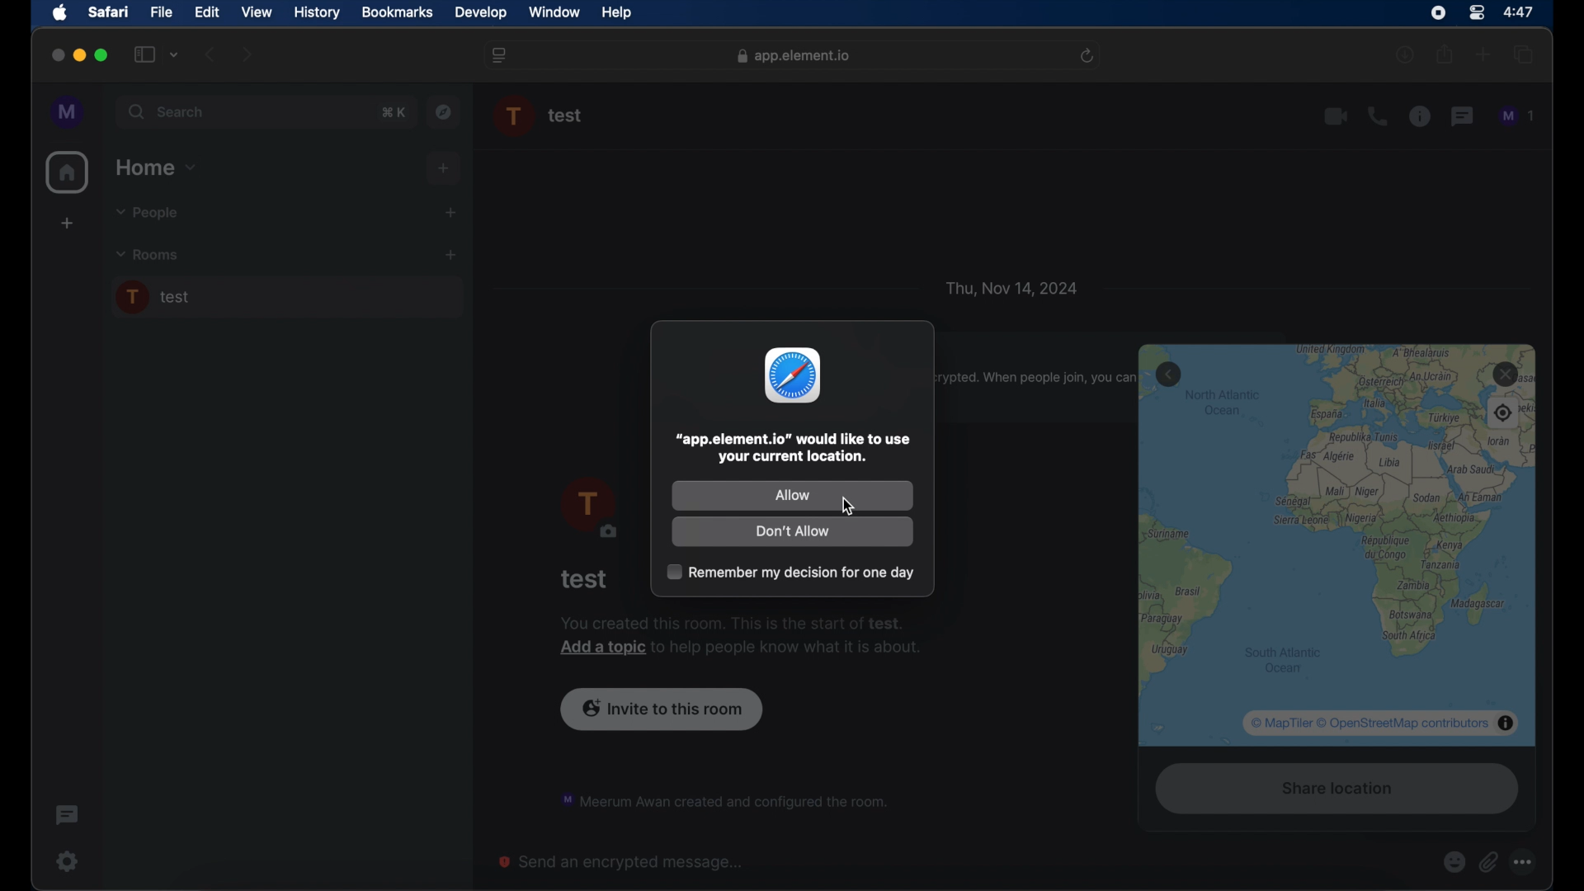  What do you see at coordinates (317, 12) in the screenshot?
I see `history` at bounding box center [317, 12].